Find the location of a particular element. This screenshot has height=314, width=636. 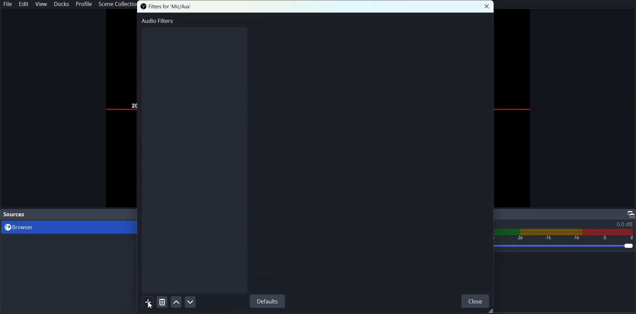

Defaults is located at coordinates (267, 301).